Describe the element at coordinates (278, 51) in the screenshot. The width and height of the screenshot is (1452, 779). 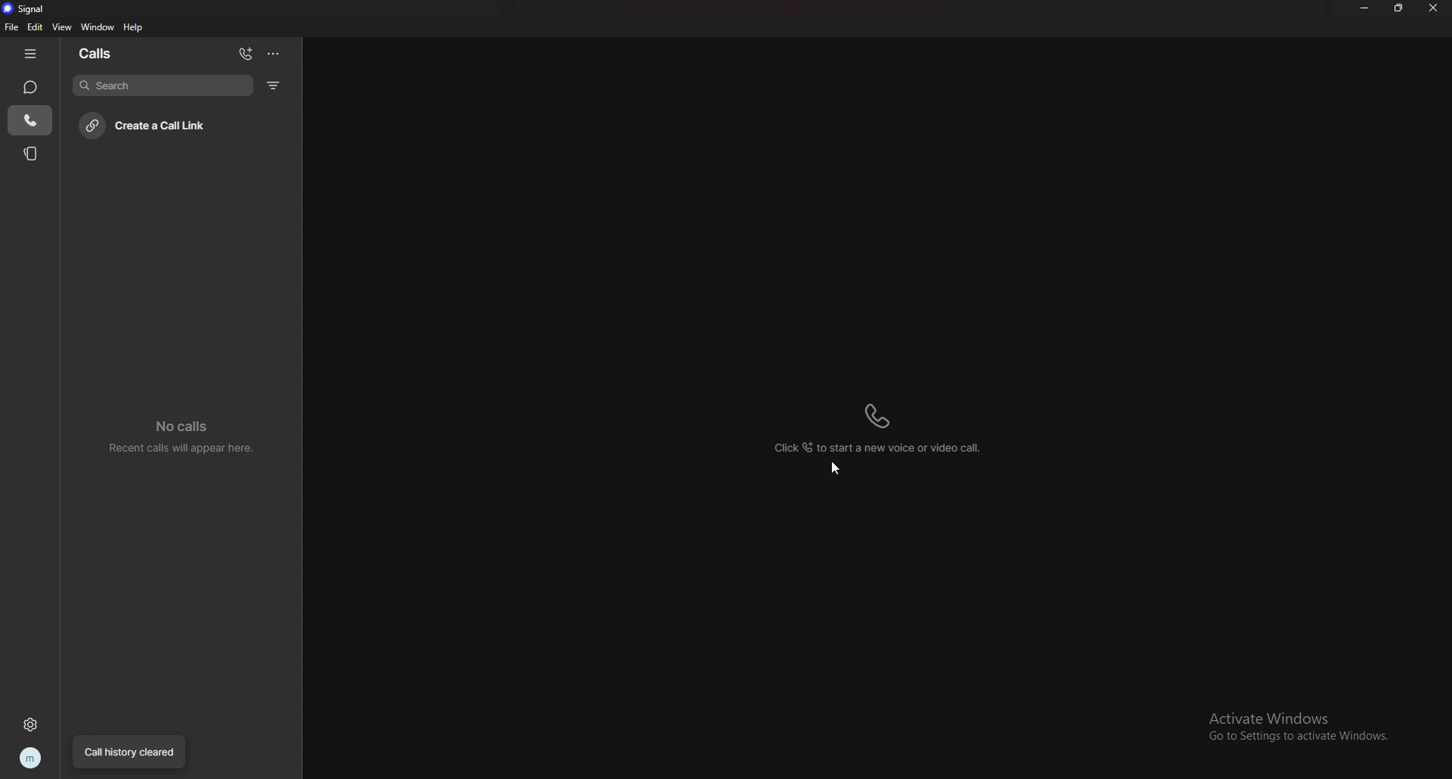
I see `options` at that location.